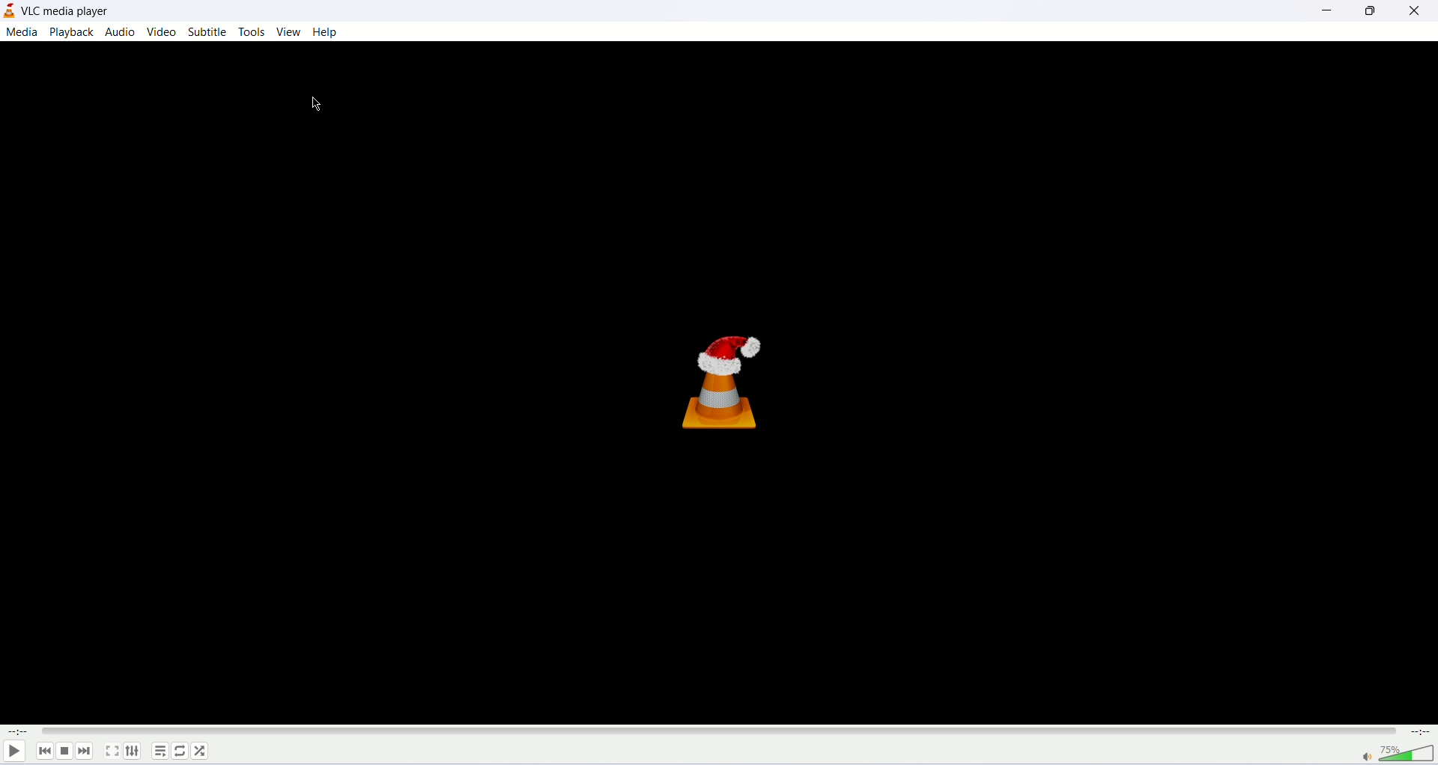  Describe the element at coordinates (159, 752) in the screenshot. I see `playlist` at that location.